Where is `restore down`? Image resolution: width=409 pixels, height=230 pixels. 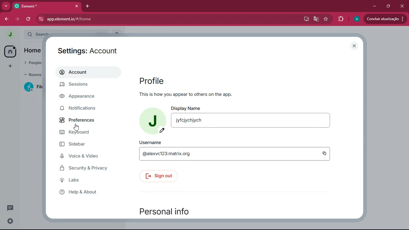 restore down is located at coordinates (389, 6).